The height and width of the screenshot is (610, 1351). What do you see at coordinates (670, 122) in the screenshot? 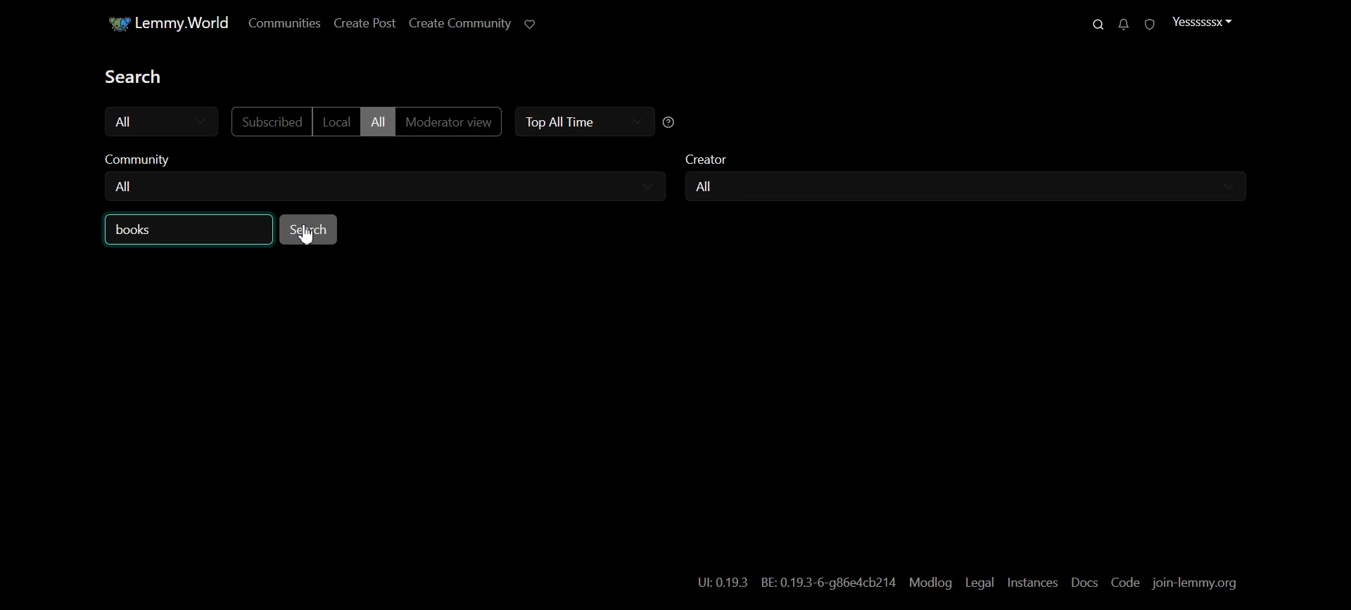
I see `Sorting help` at bounding box center [670, 122].